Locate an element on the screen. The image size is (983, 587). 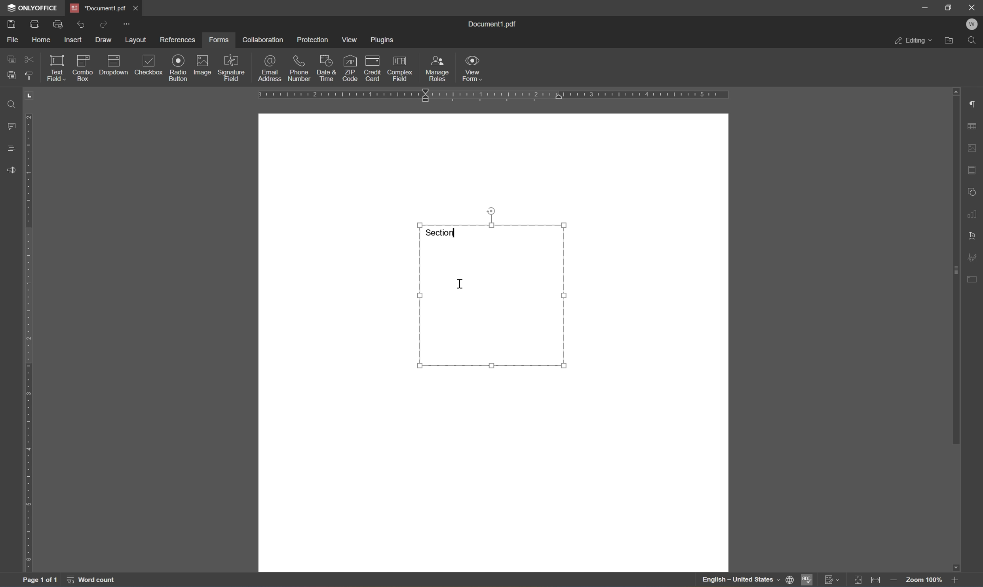
restore down is located at coordinates (949, 8).